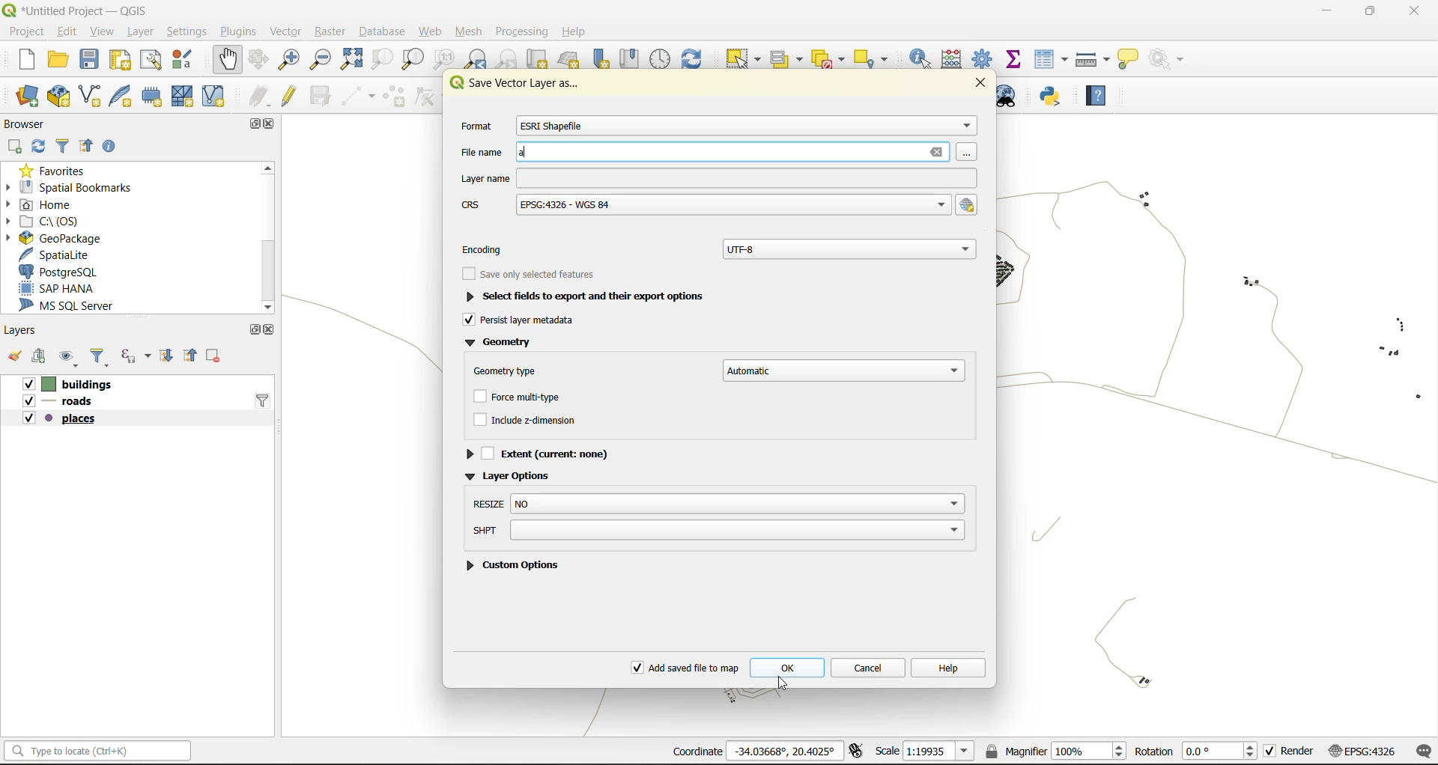  What do you see at coordinates (1091, 58) in the screenshot?
I see `measure line` at bounding box center [1091, 58].